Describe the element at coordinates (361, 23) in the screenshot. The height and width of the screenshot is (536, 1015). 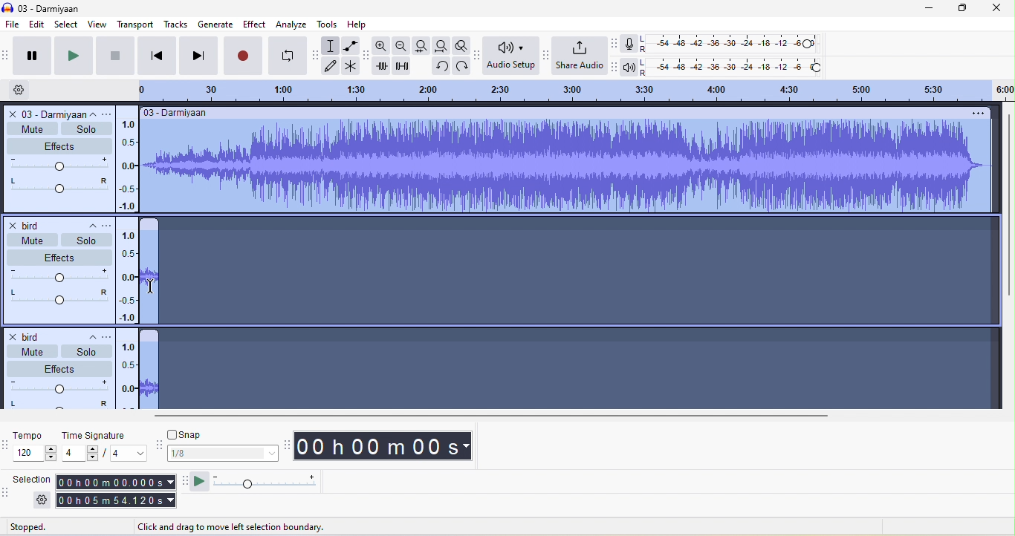
I see `help` at that location.